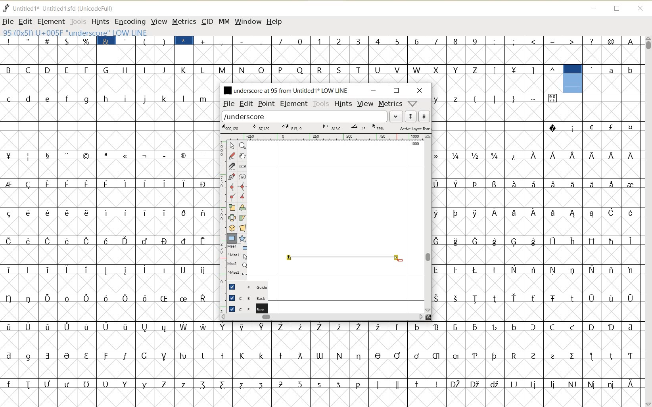 The height and width of the screenshot is (407, 652). What do you see at coordinates (246, 286) in the screenshot?
I see `GUIDE` at bounding box center [246, 286].